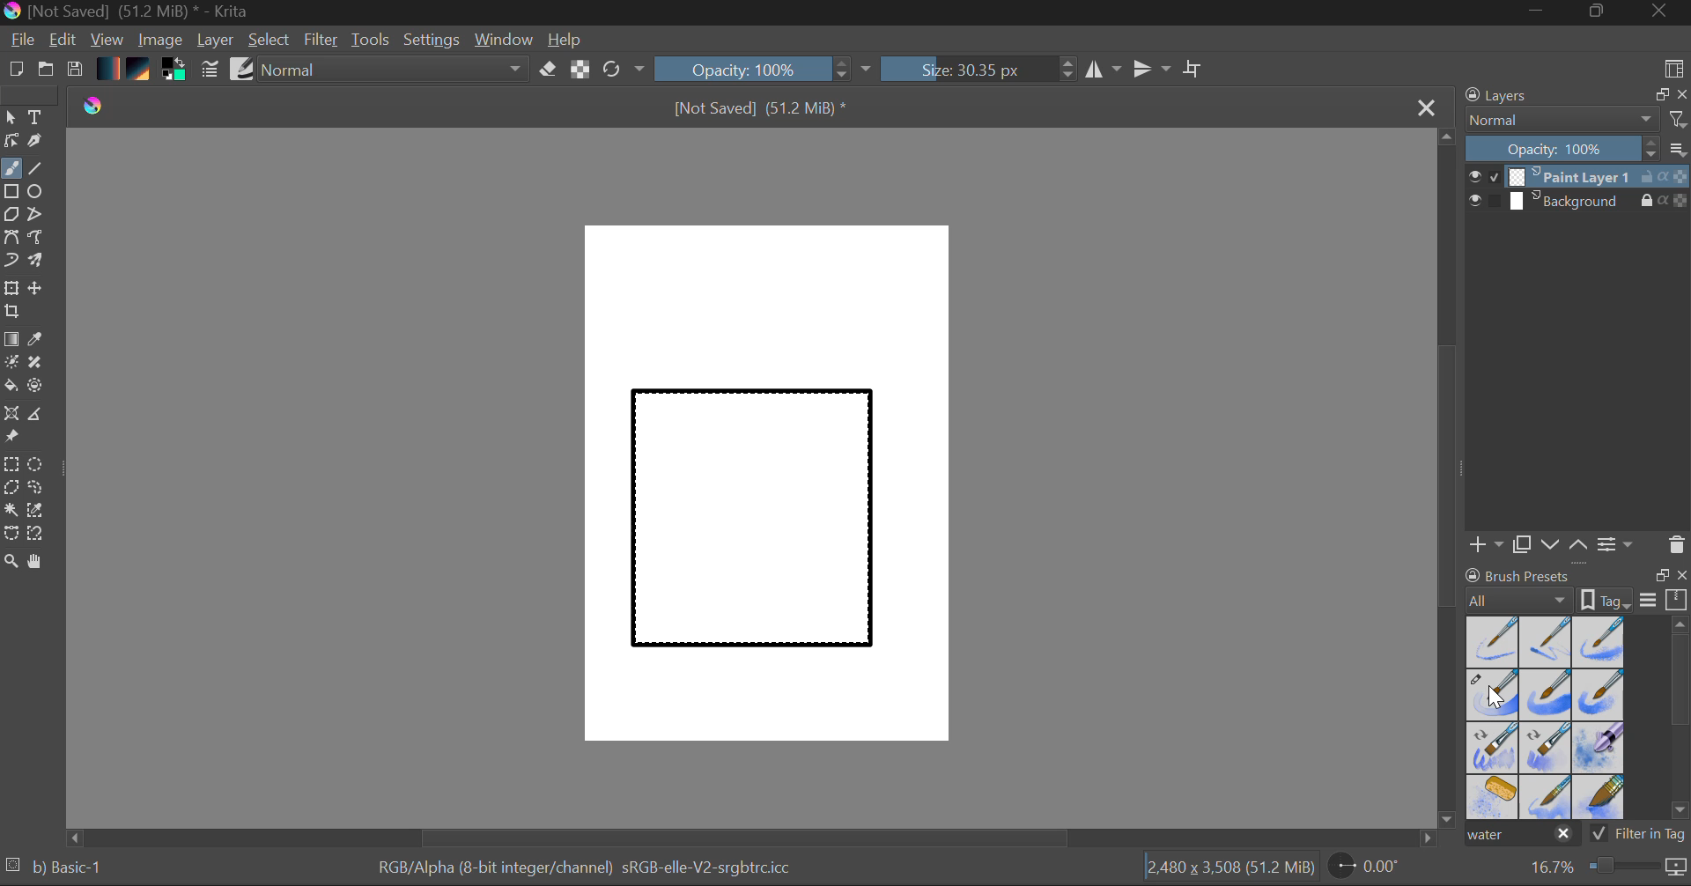 The height and width of the screenshot is (886, 1691). Describe the element at coordinates (40, 466) in the screenshot. I see `Elipses Selection tool` at that location.